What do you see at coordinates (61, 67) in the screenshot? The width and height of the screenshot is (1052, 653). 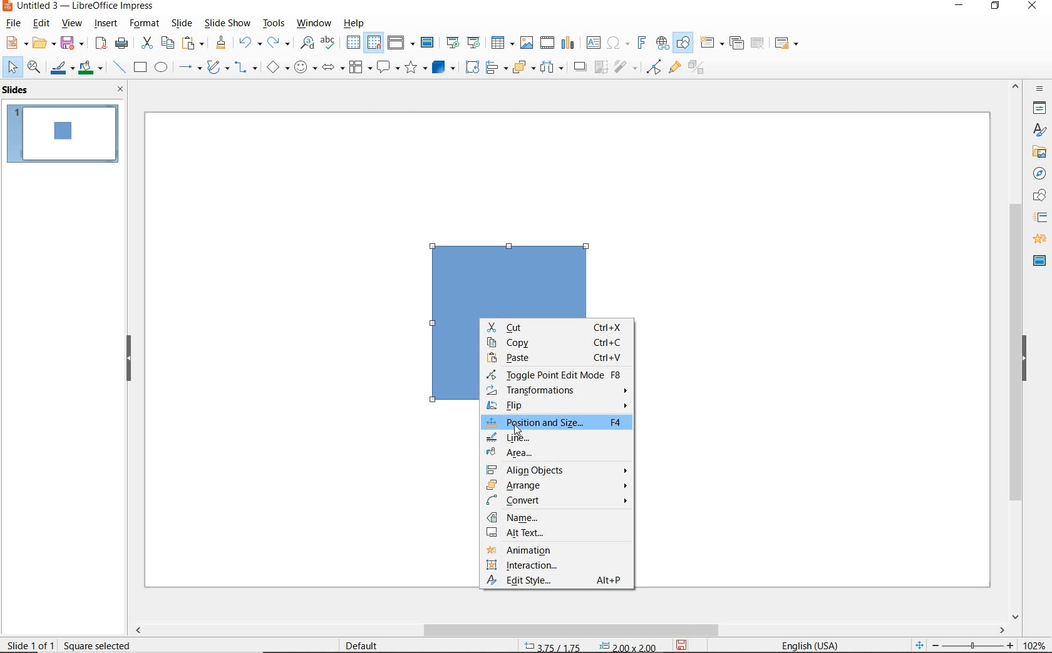 I see `line color` at bounding box center [61, 67].